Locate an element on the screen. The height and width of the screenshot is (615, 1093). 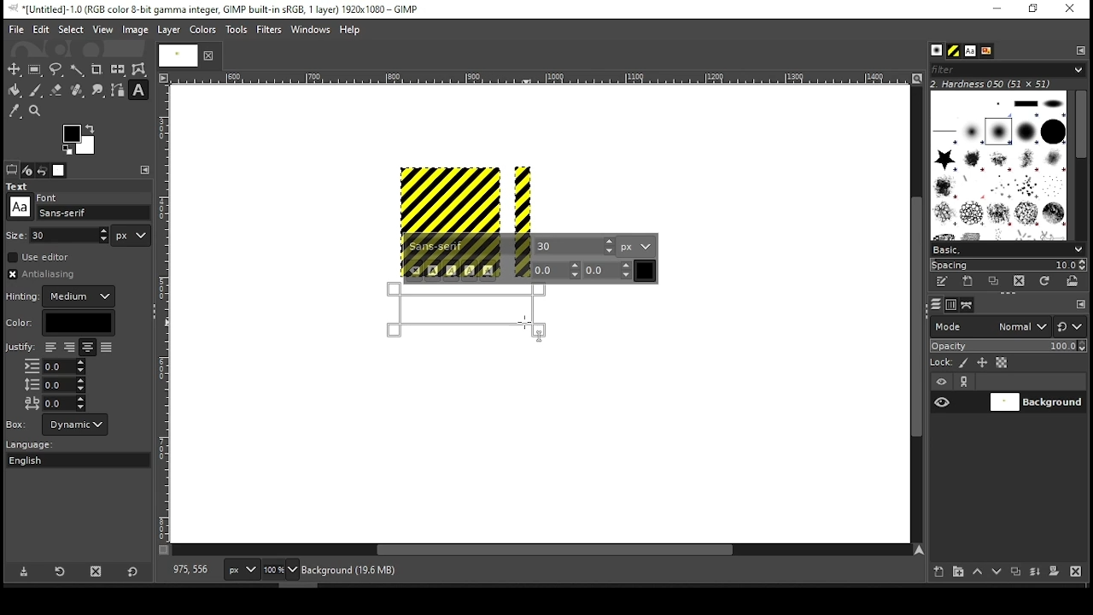
create a new brush is located at coordinates (970, 281).